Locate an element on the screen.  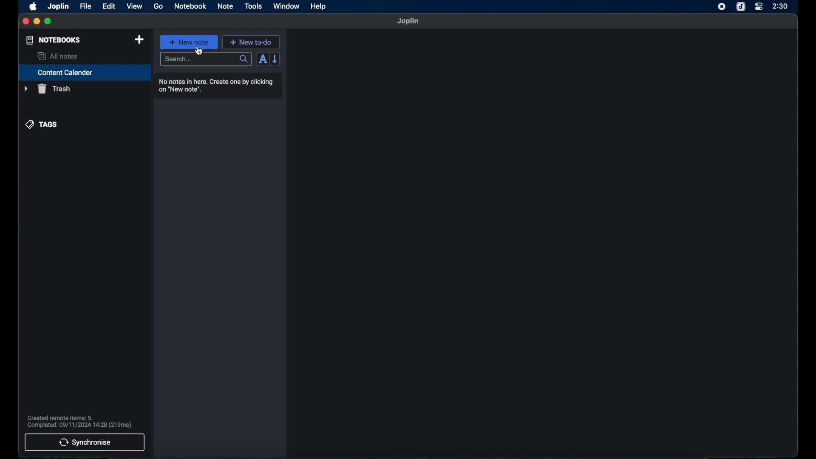
cursor is located at coordinates (198, 50).